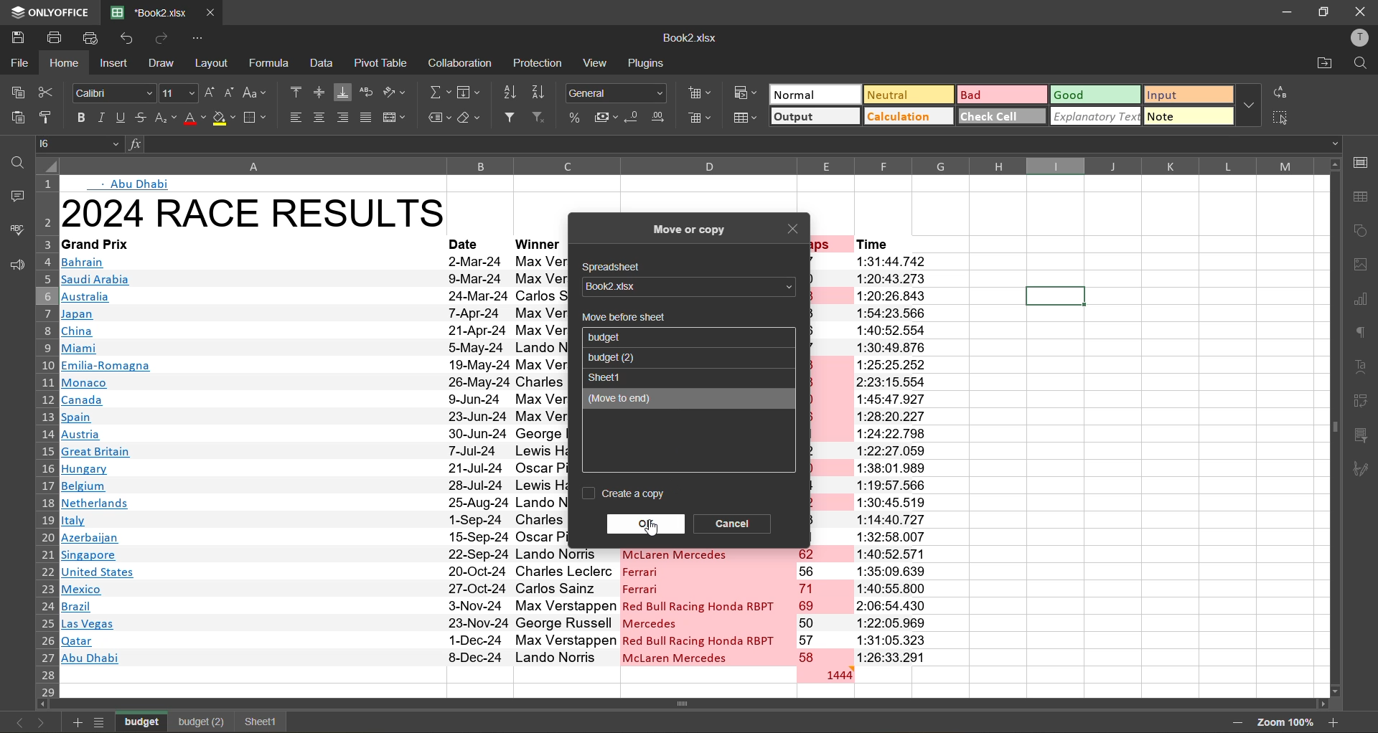  Describe the element at coordinates (113, 65) in the screenshot. I see `insert` at that location.